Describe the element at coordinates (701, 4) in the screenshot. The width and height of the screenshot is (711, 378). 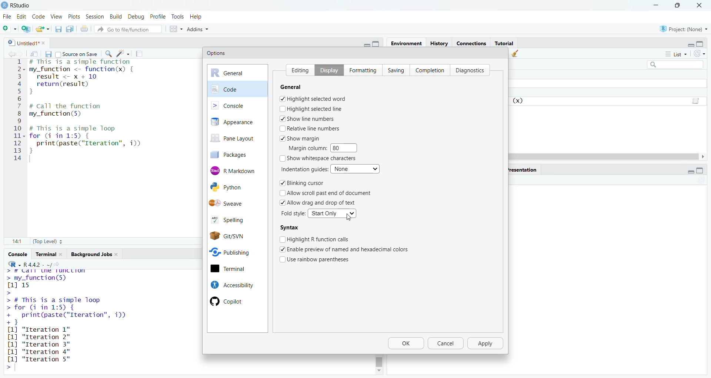
I see `close` at that location.